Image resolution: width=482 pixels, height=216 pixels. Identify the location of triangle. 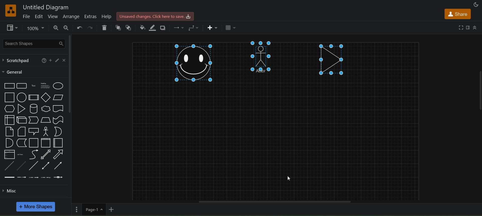
(21, 109).